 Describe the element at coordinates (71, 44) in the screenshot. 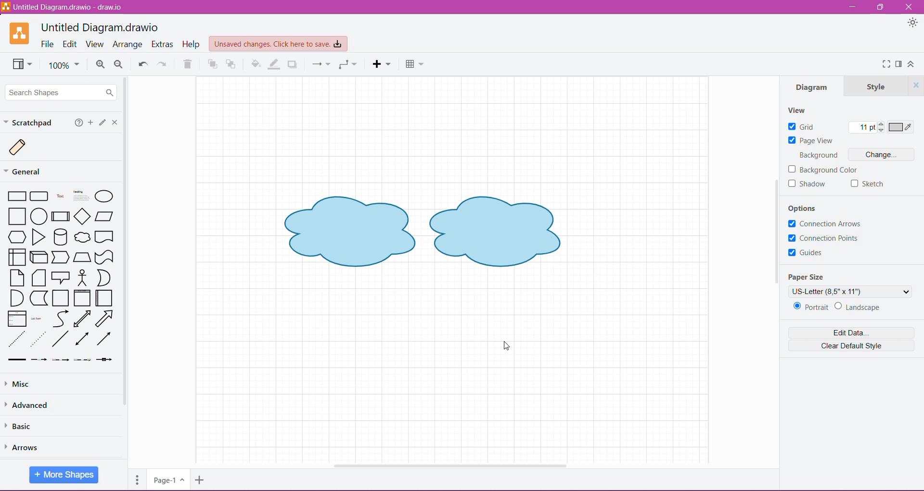

I see `Edit` at that location.